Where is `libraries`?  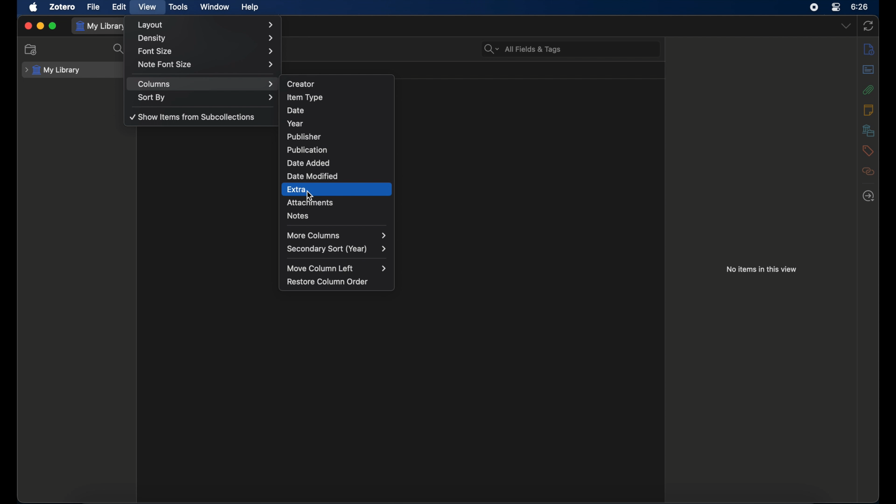 libraries is located at coordinates (868, 130).